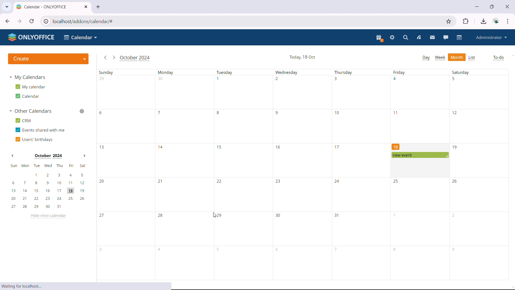  What do you see at coordinates (27, 96) in the screenshot?
I see `Calendar` at bounding box center [27, 96].